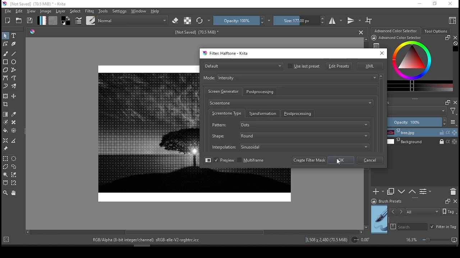  What do you see at coordinates (451, 20) in the screenshot?
I see `choose workspace` at bounding box center [451, 20].